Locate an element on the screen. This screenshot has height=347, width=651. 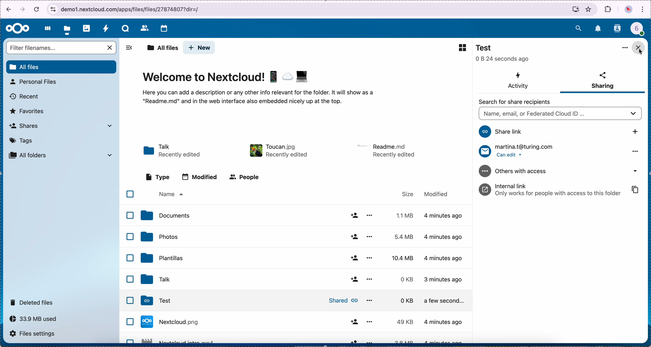
search name, email or icloud ID is located at coordinates (560, 114).